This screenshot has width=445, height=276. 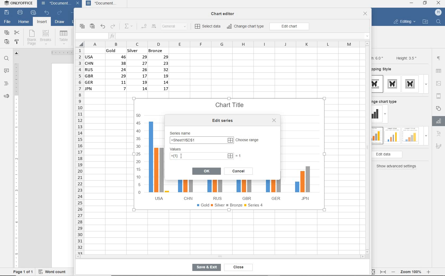 What do you see at coordinates (79, 150) in the screenshot?
I see `rows` at bounding box center [79, 150].